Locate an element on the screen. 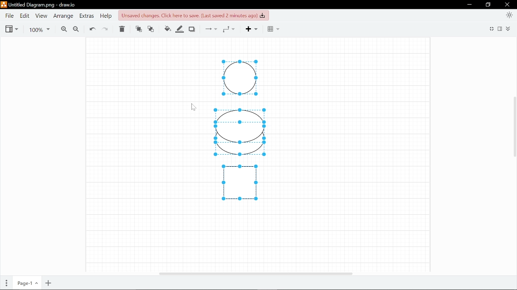  Table is located at coordinates (273, 29).